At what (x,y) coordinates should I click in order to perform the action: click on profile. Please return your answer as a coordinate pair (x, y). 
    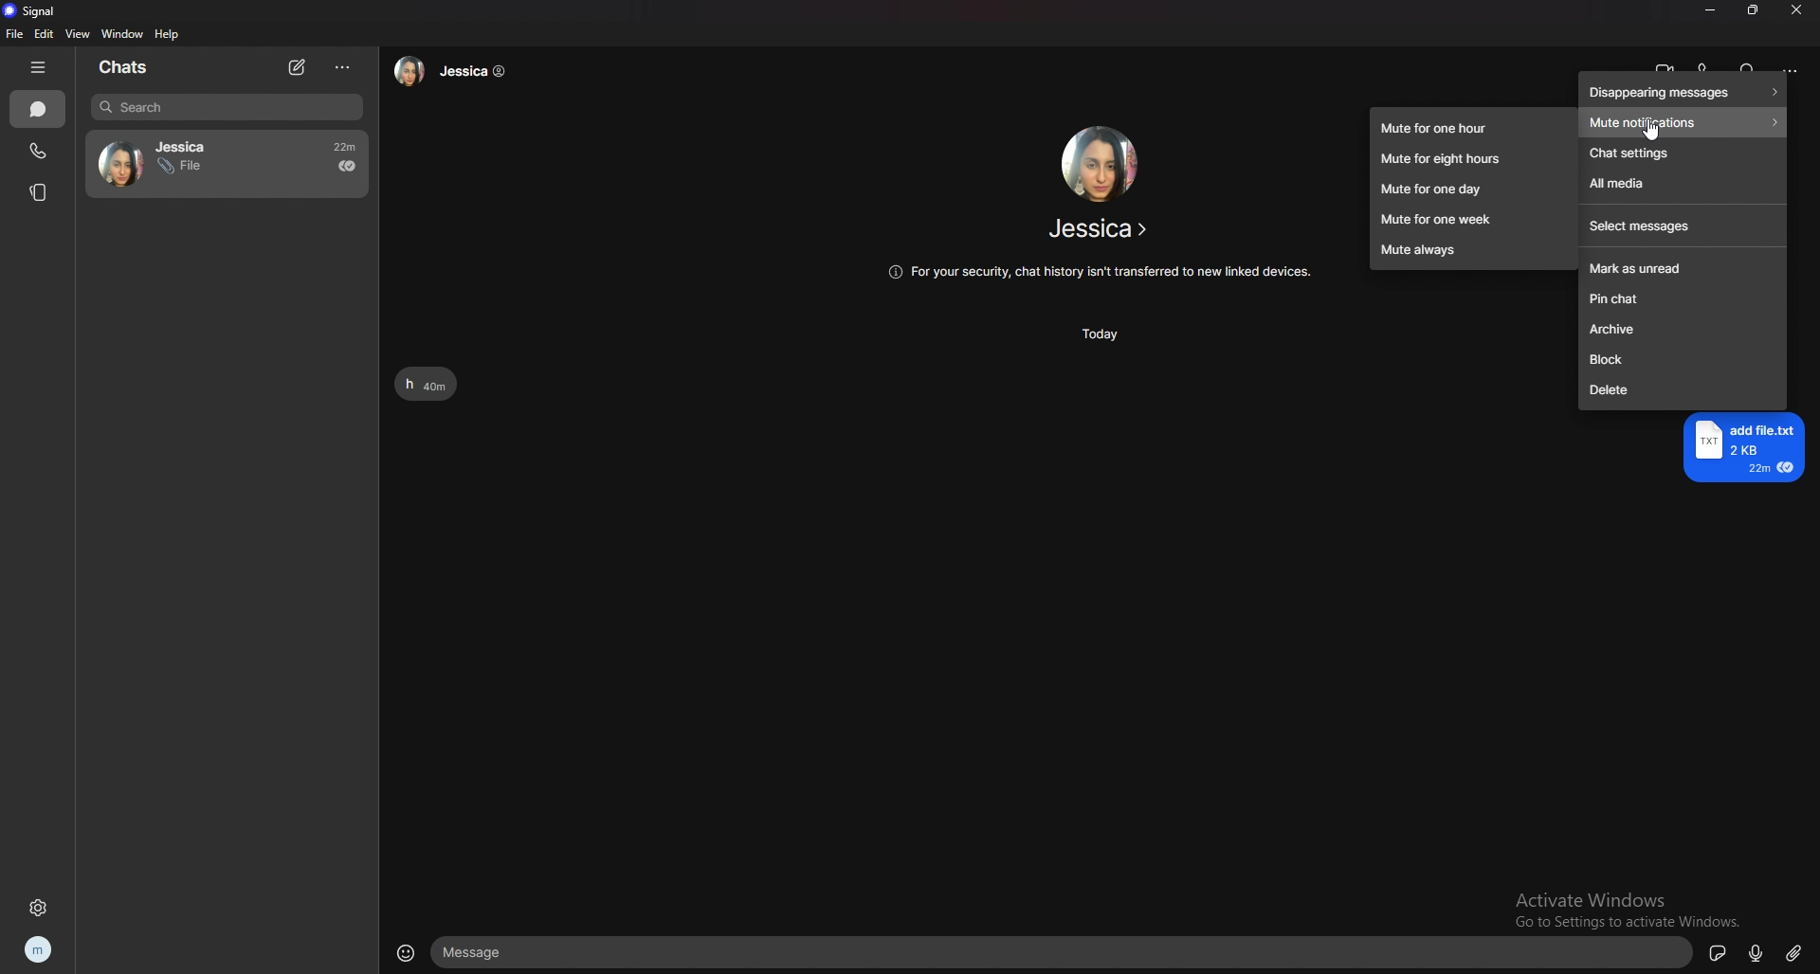
    Looking at the image, I should click on (39, 950).